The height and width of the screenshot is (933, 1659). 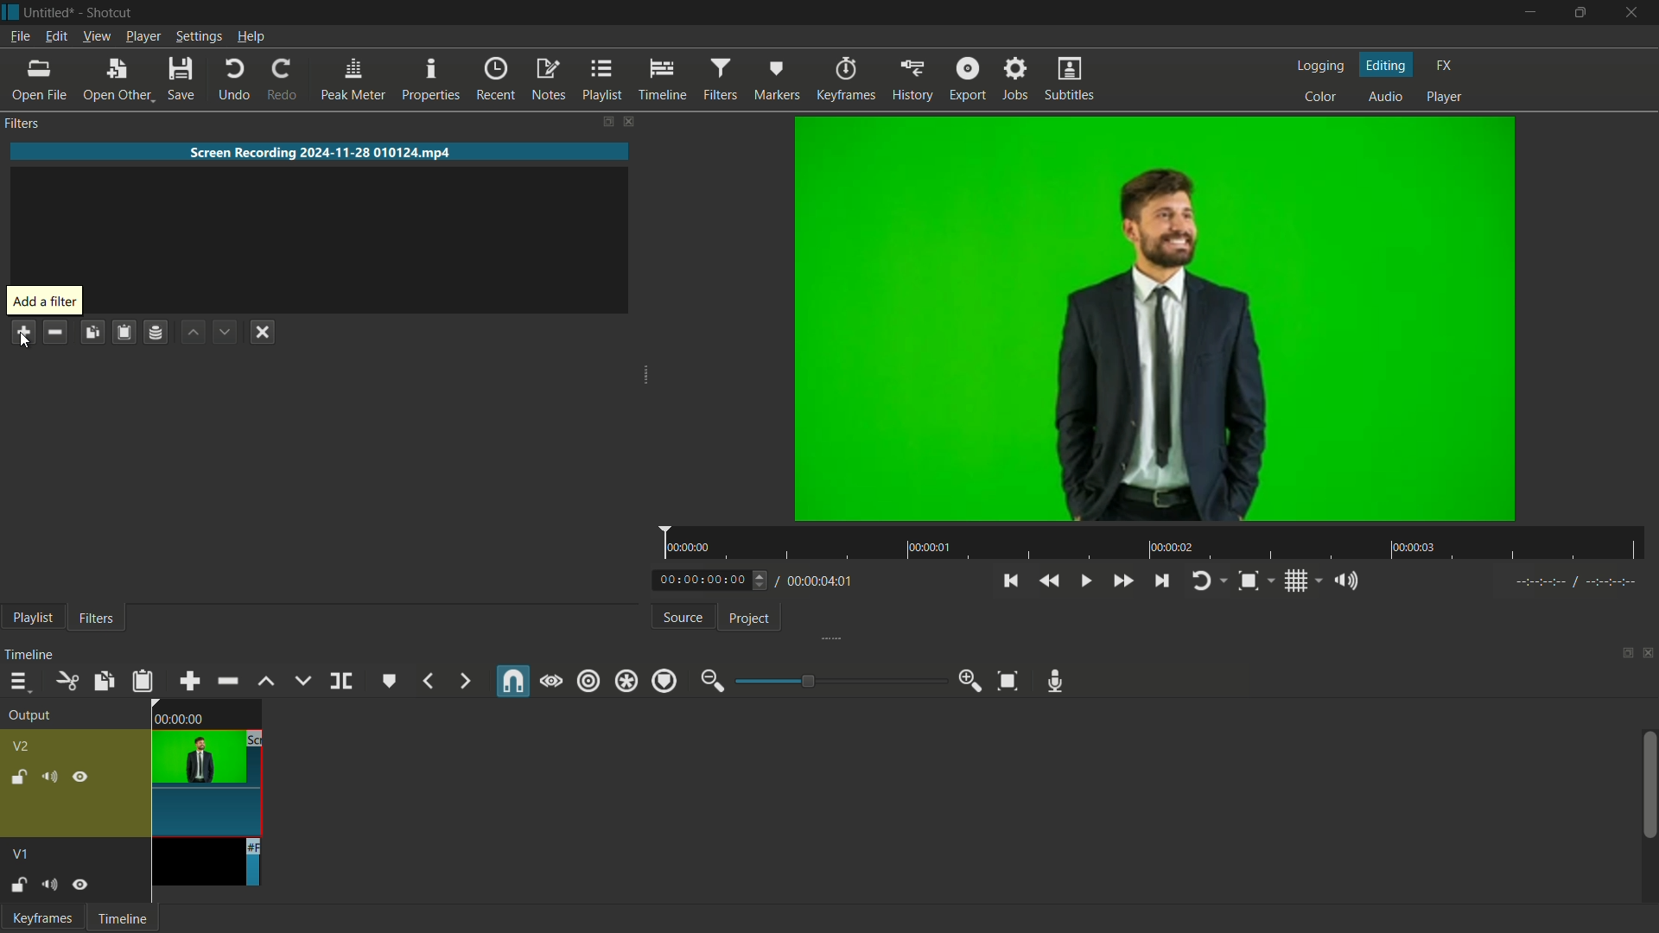 I want to click on timeline menu, so click(x=15, y=682).